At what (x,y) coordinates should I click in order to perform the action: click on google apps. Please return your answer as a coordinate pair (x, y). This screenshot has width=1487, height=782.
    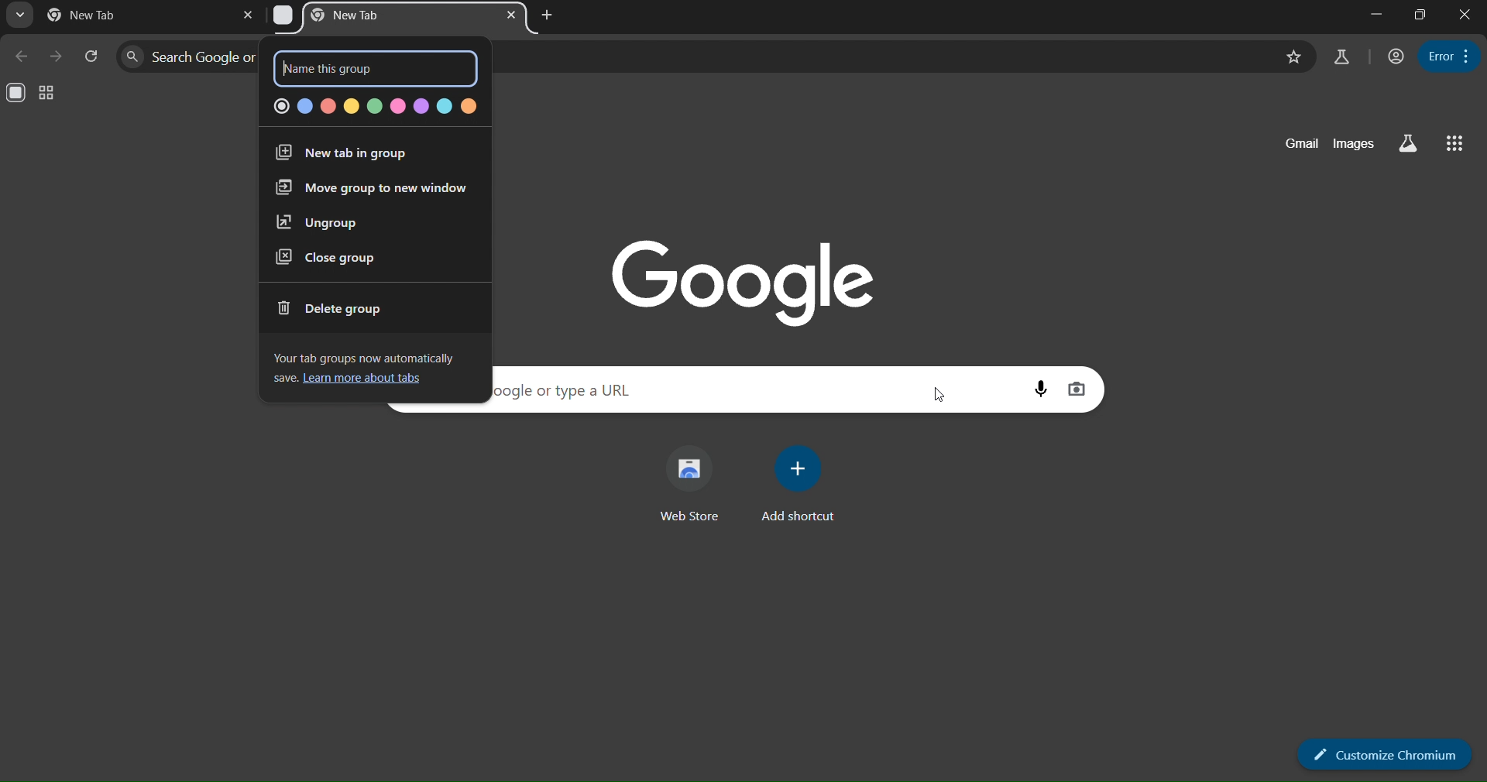
    Looking at the image, I should click on (1454, 142).